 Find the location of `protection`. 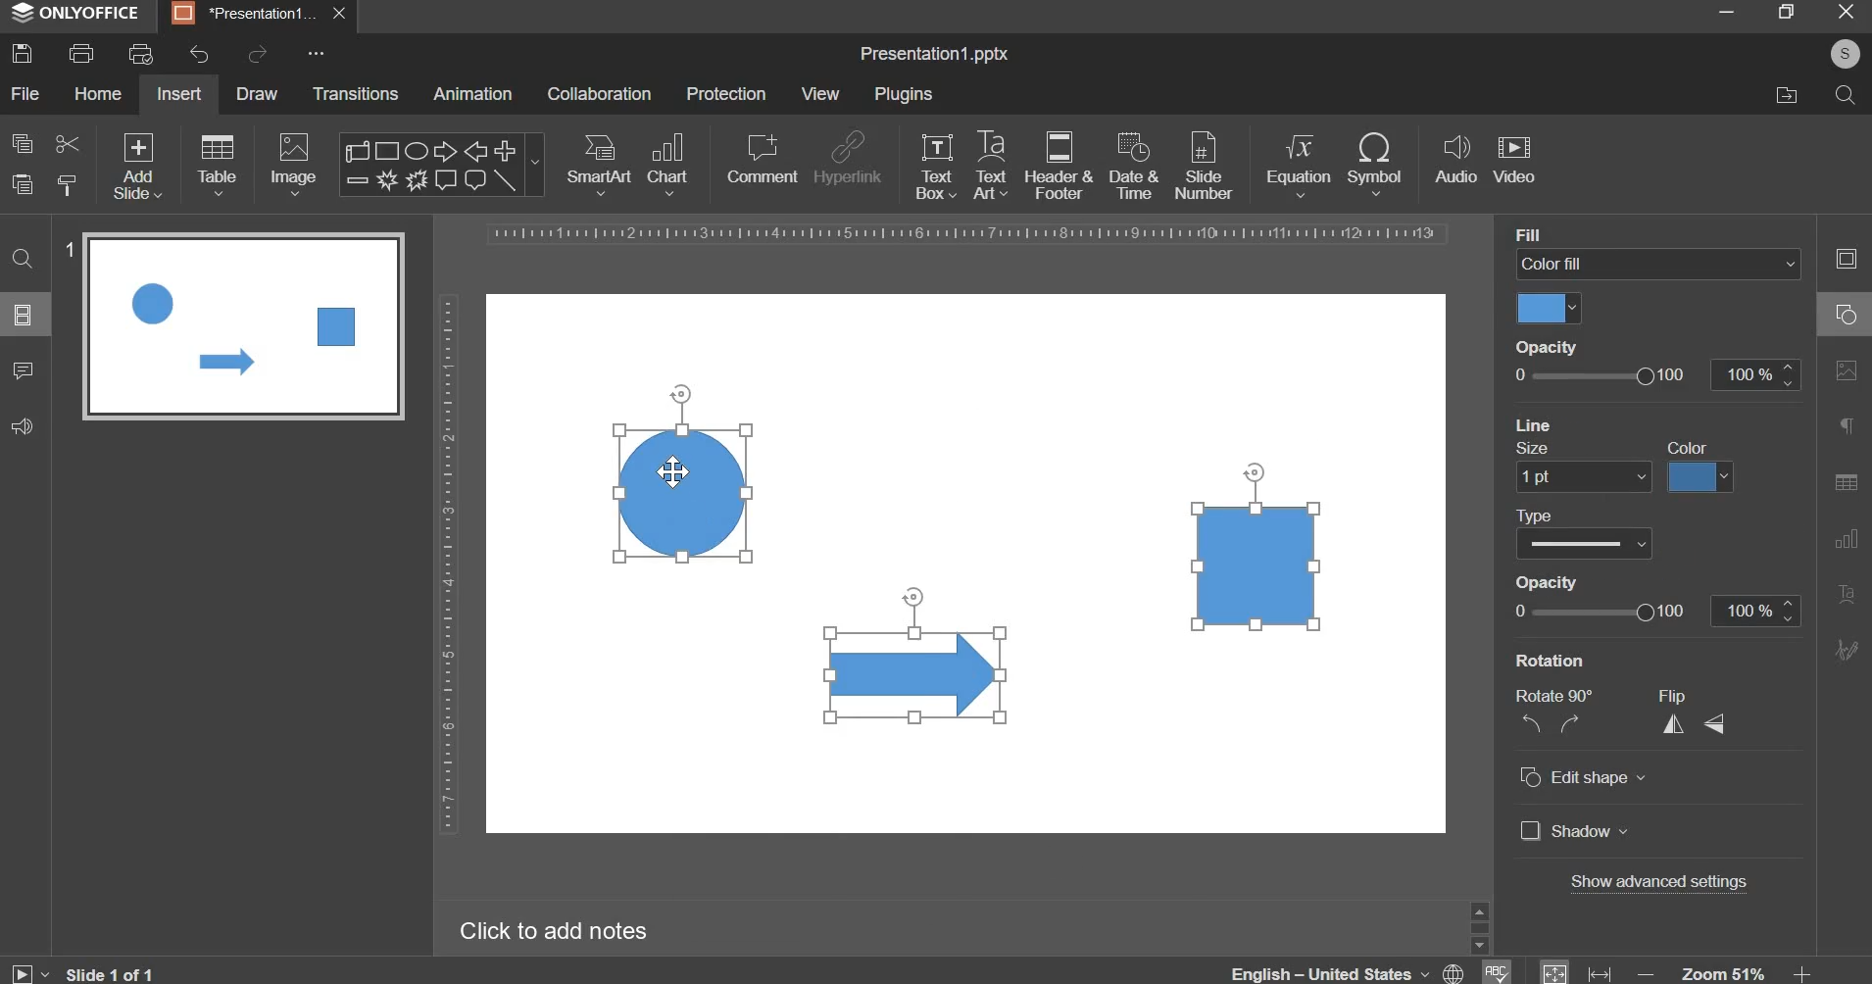

protection is located at coordinates (726, 93).